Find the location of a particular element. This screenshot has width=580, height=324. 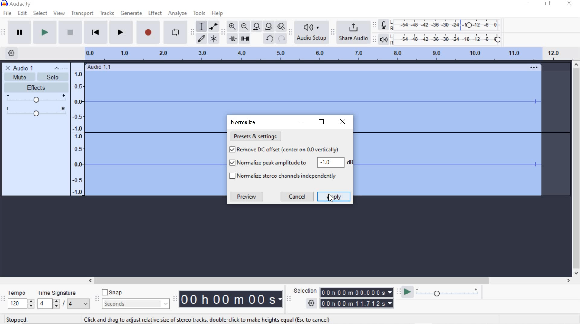

Audio setup is located at coordinates (311, 32).